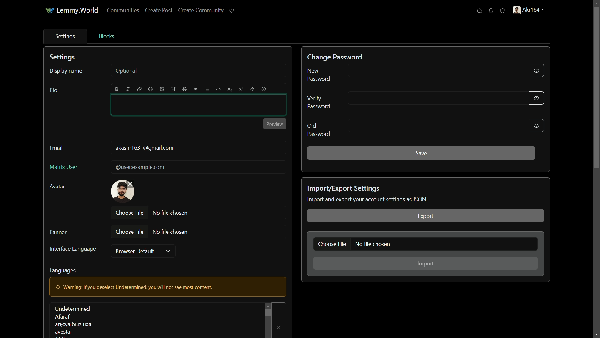  What do you see at coordinates (196, 90) in the screenshot?
I see `quote` at bounding box center [196, 90].